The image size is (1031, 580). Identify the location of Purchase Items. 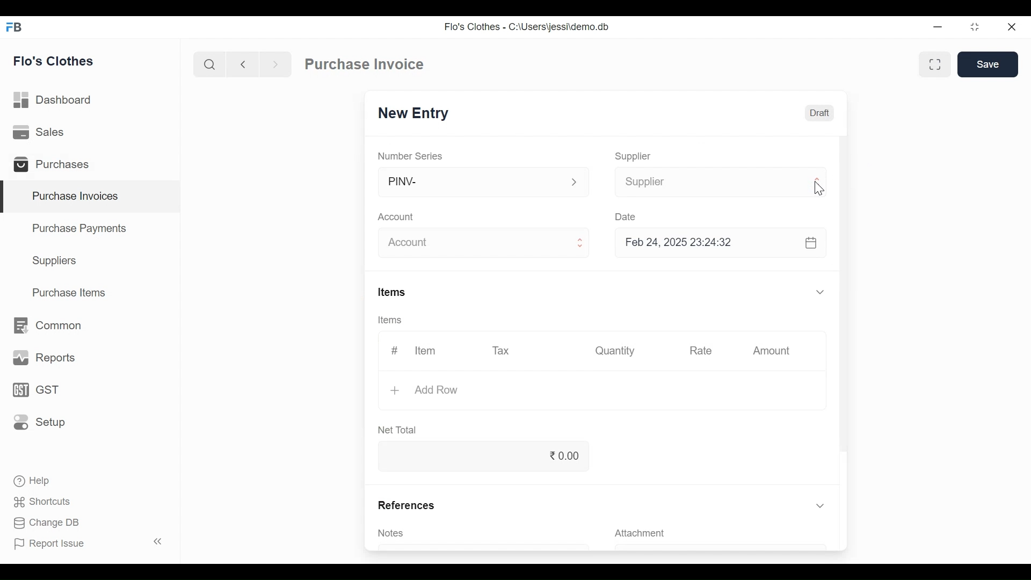
(71, 292).